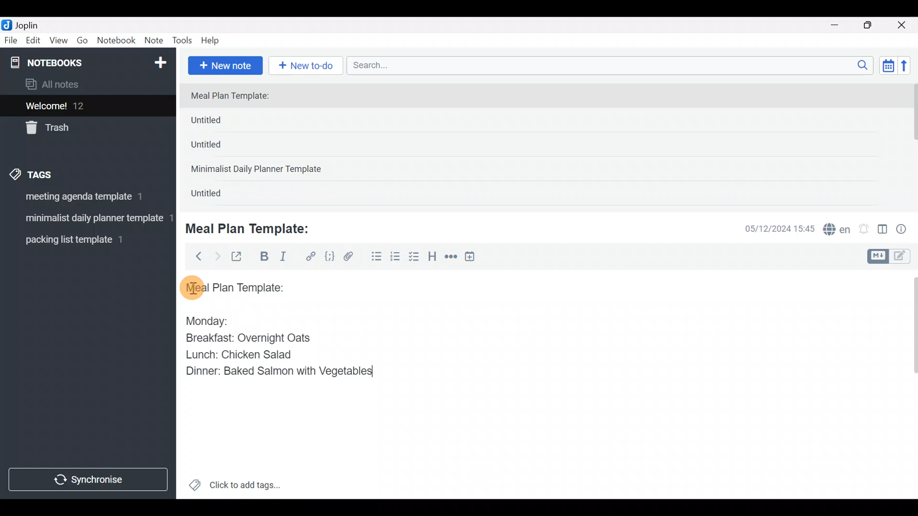 The width and height of the screenshot is (918, 516). What do you see at coordinates (85, 199) in the screenshot?
I see `Tag 1` at bounding box center [85, 199].